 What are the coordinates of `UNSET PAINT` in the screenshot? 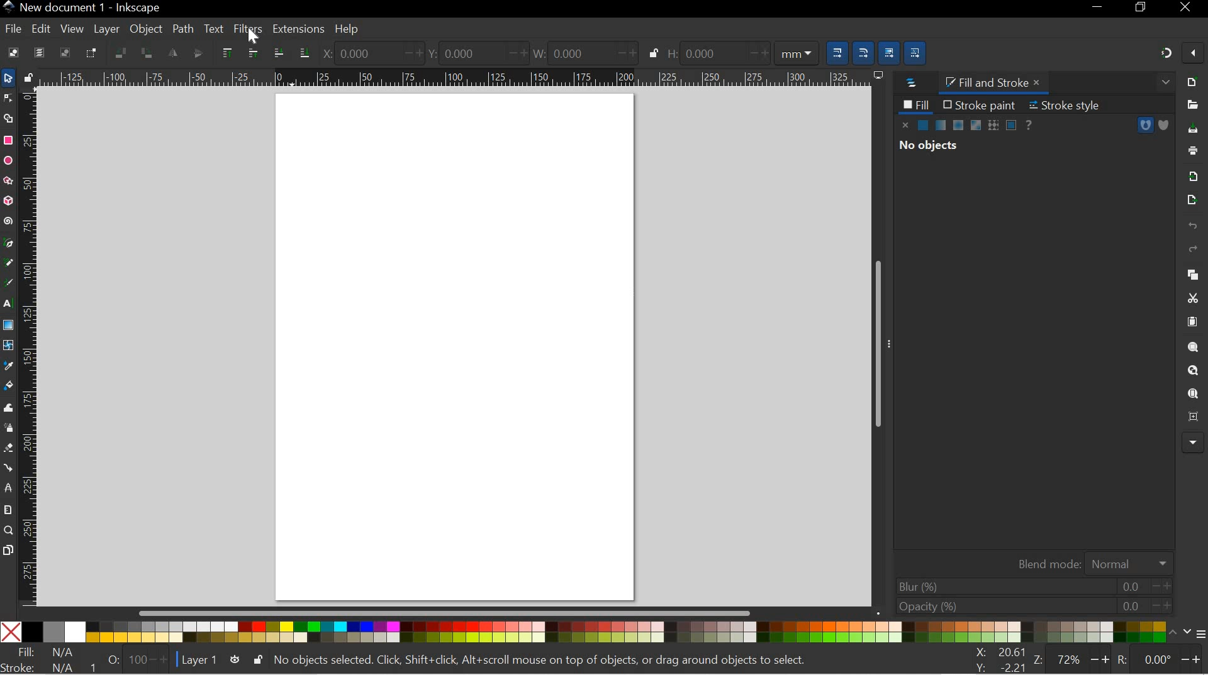 It's located at (1031, 124).